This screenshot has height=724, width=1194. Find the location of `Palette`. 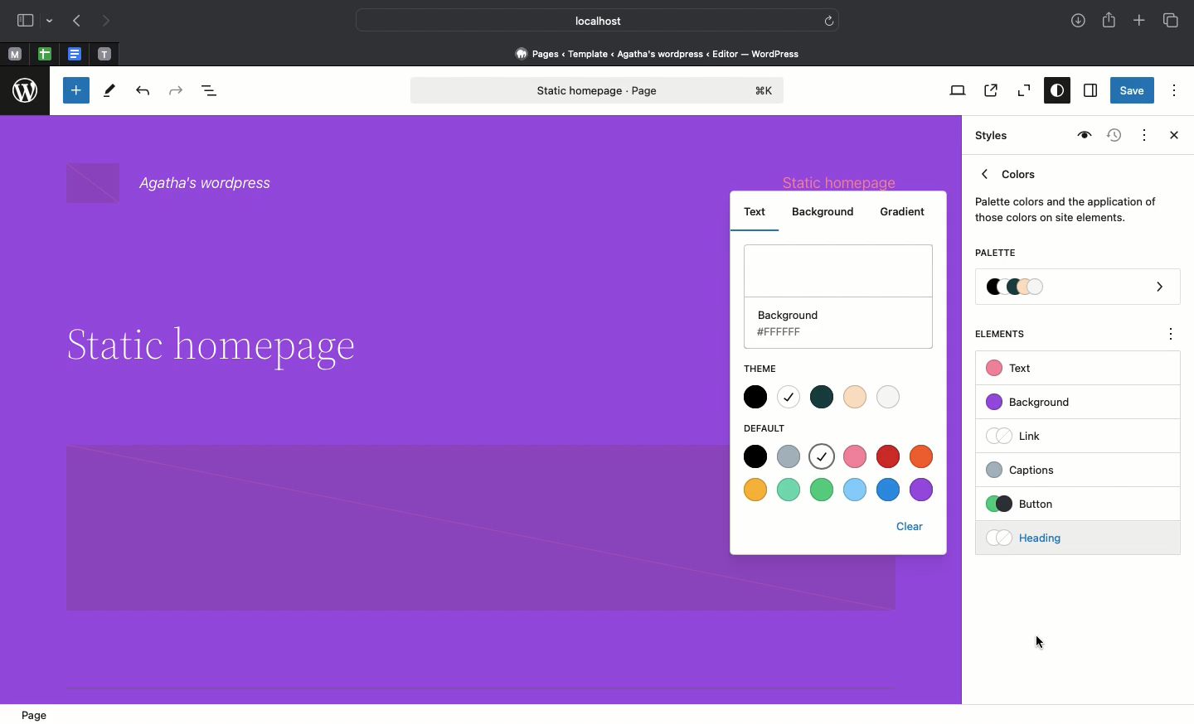

Palette is located at coordinates (995, 254).